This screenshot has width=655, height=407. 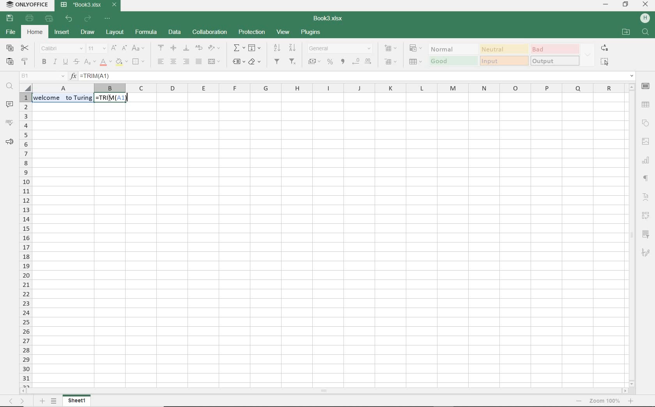 What do you see at coordinates (646, 198) in the screenshot?
I see `text art` at bounding box center [646, 198].